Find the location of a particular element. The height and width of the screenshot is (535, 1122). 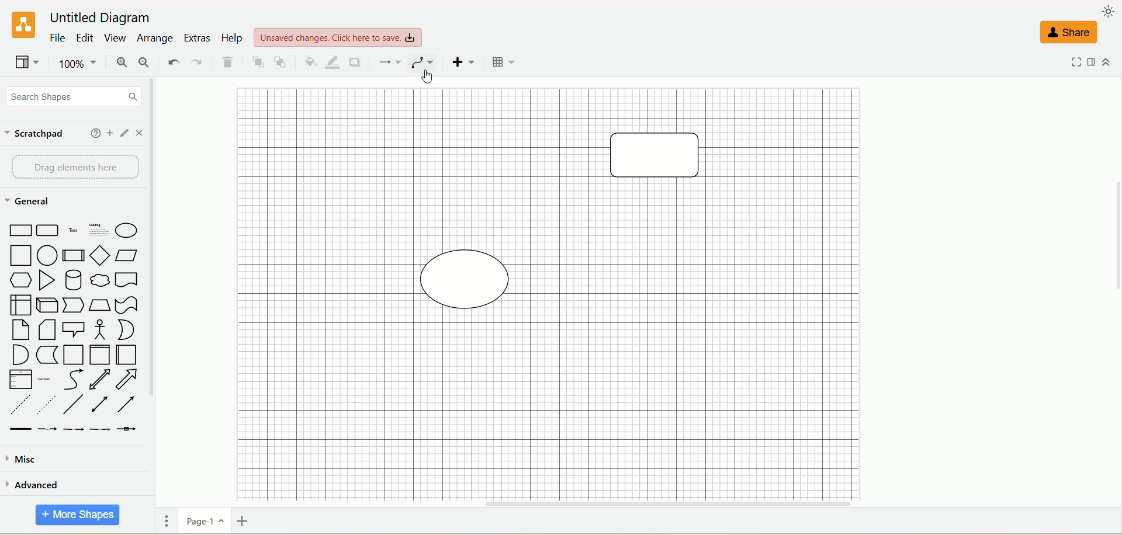

scratchpad is located at coordinates (37, 134).